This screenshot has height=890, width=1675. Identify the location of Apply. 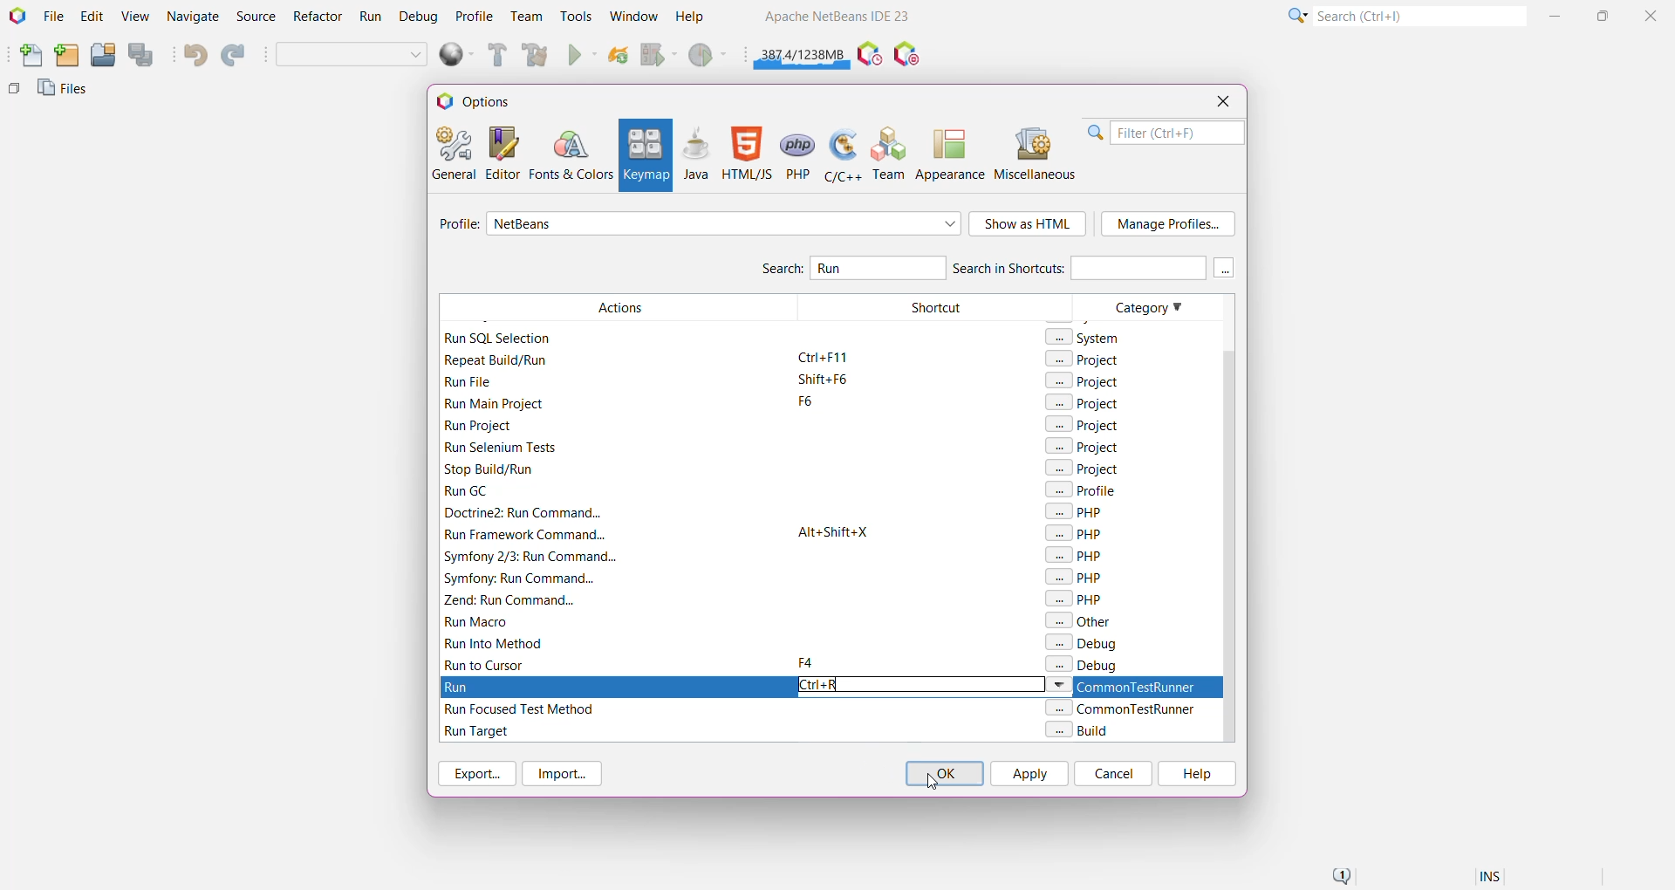
(1029, 773).